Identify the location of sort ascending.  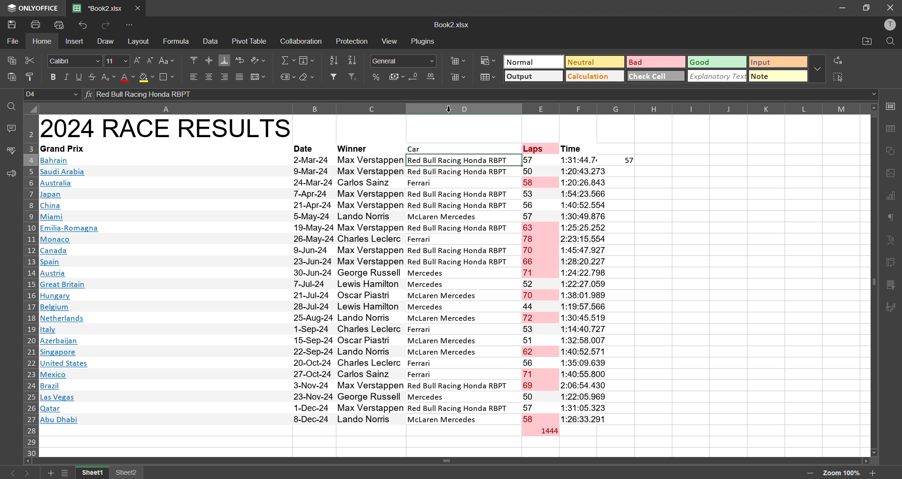
(334, 61).